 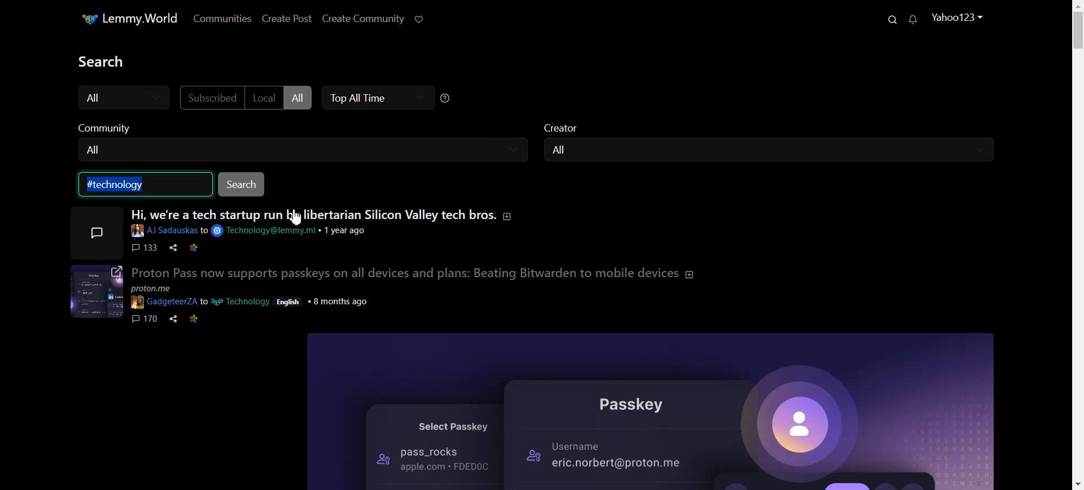 I want to click on Search button, so click(x=241, y=184).